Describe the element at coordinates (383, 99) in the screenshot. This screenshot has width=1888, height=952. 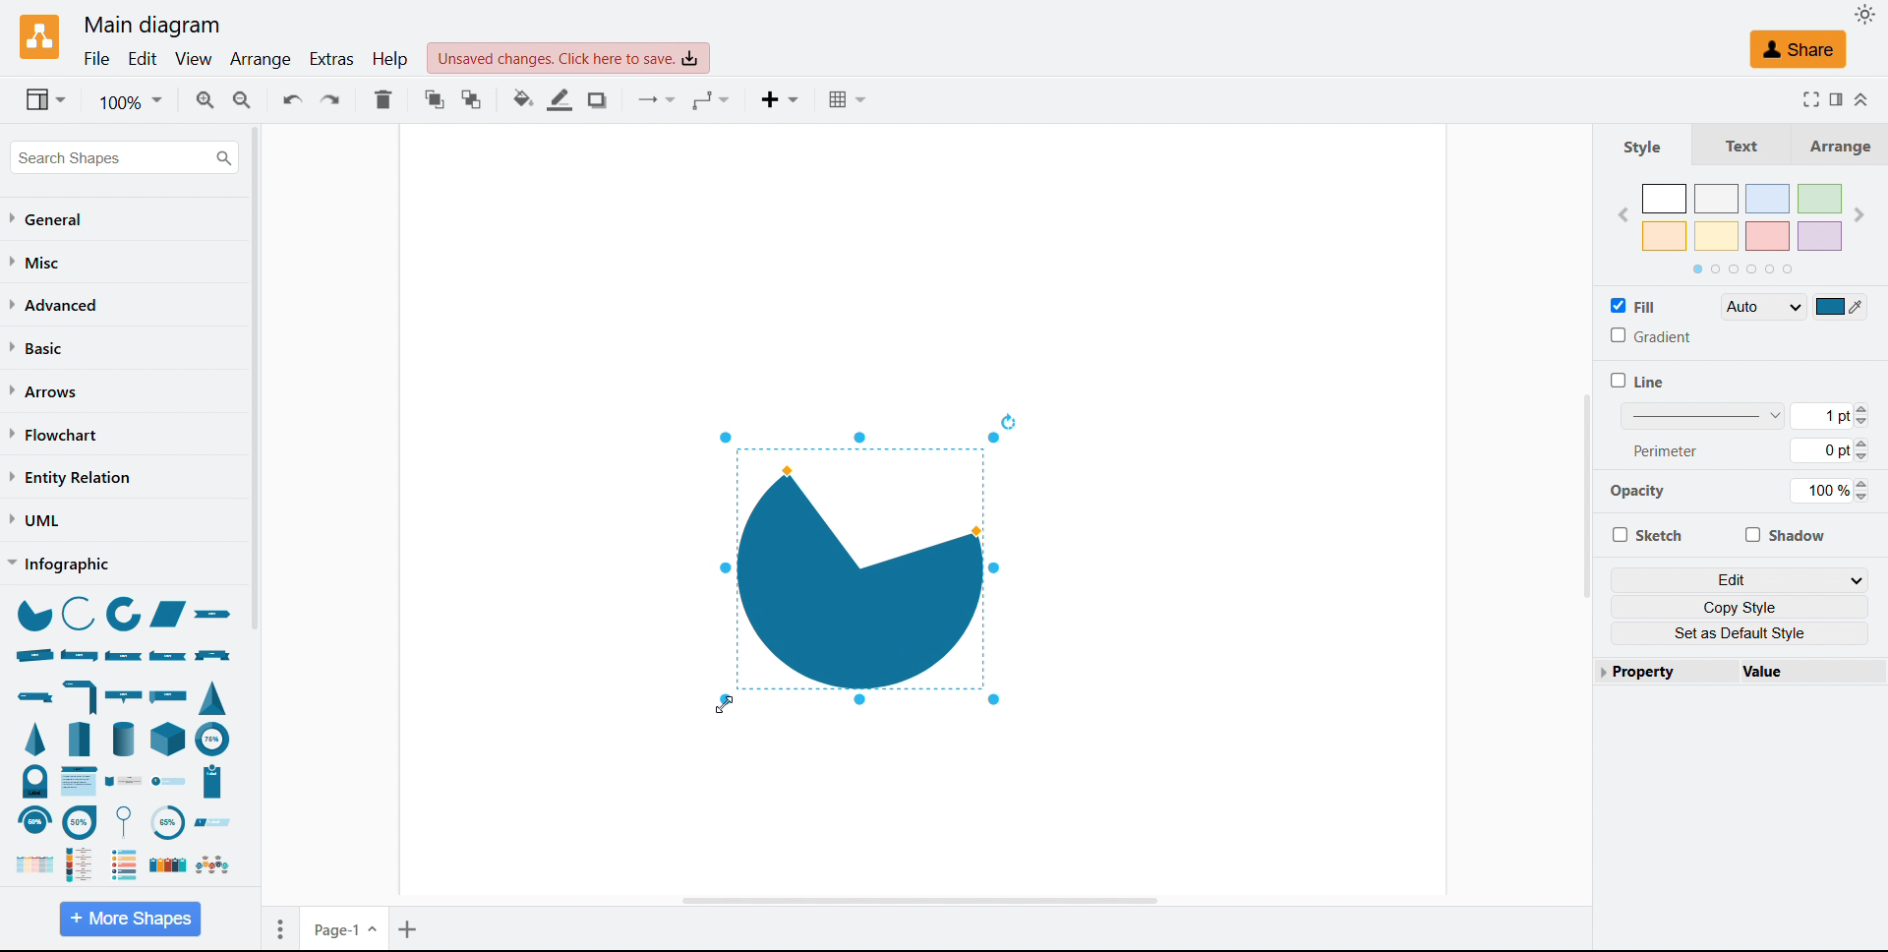
I see `Delete ` at that location.